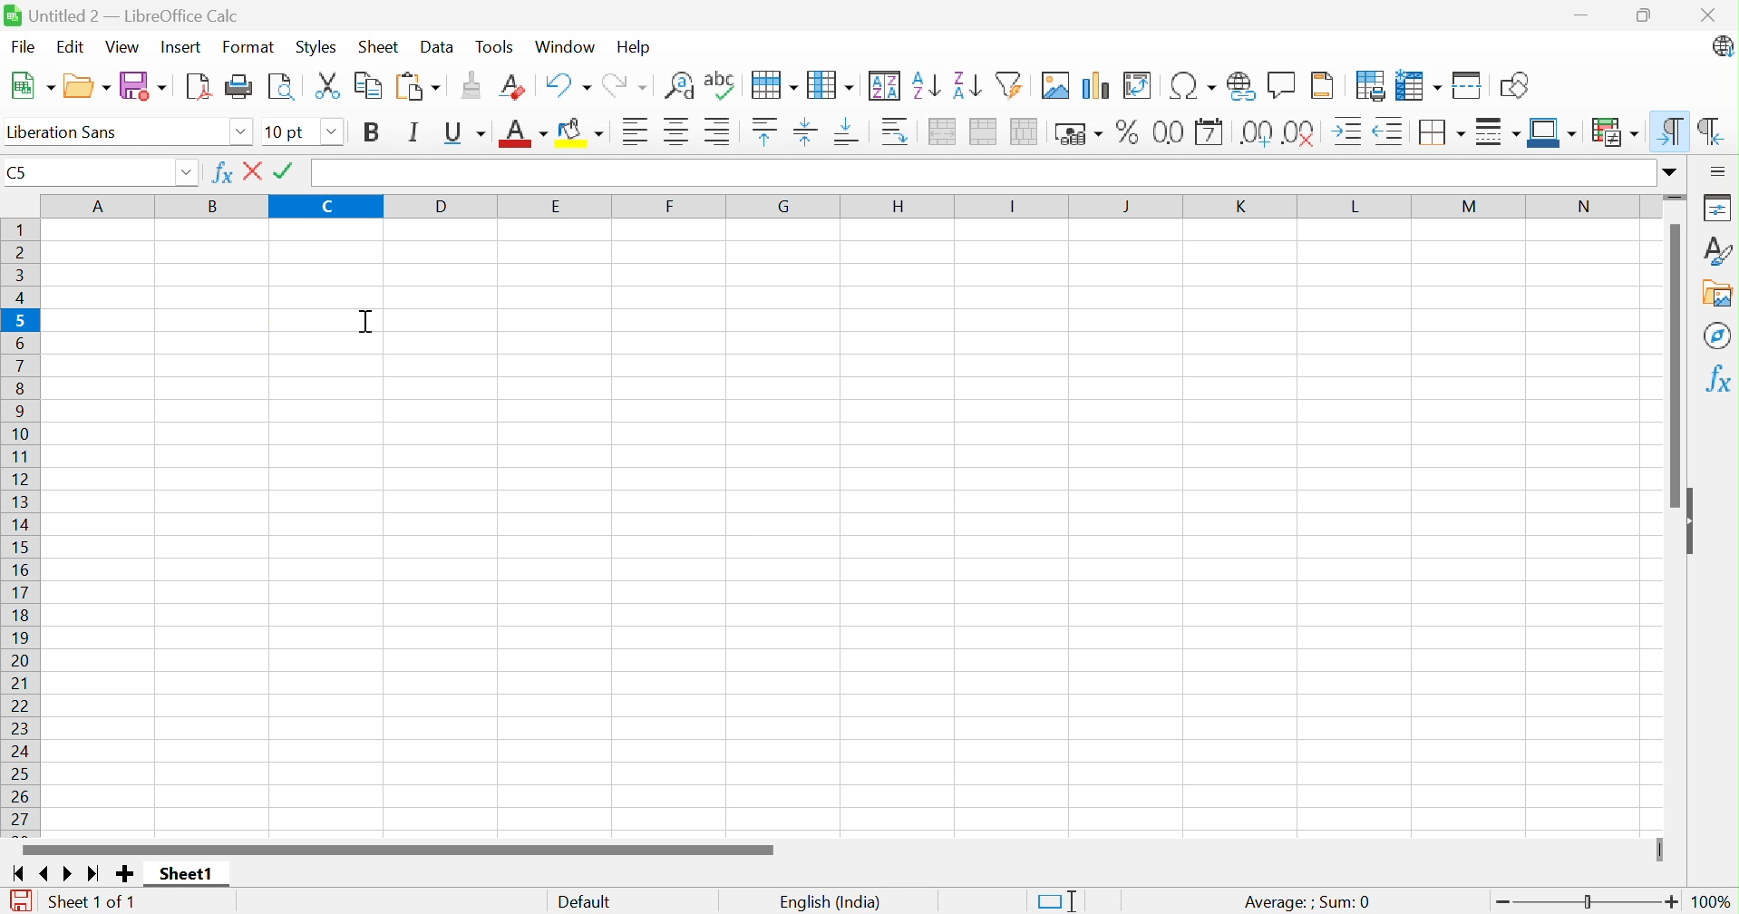 This screenshot has height=914, width=1739. I want to click on Name box, so click(83, 174).